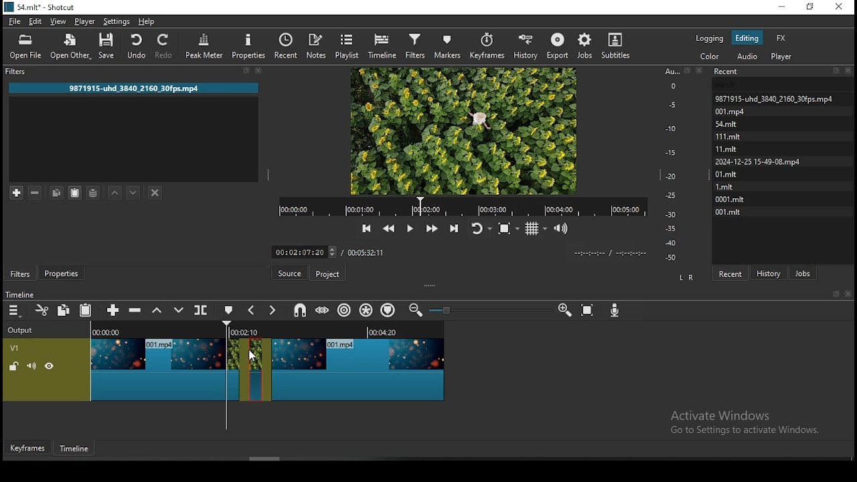 The width and height of the screenshot is (857, 482). What do you see at coordinates (29, 448) in the screenshot?
I see `keyframe` at bounding box center [29, 448].